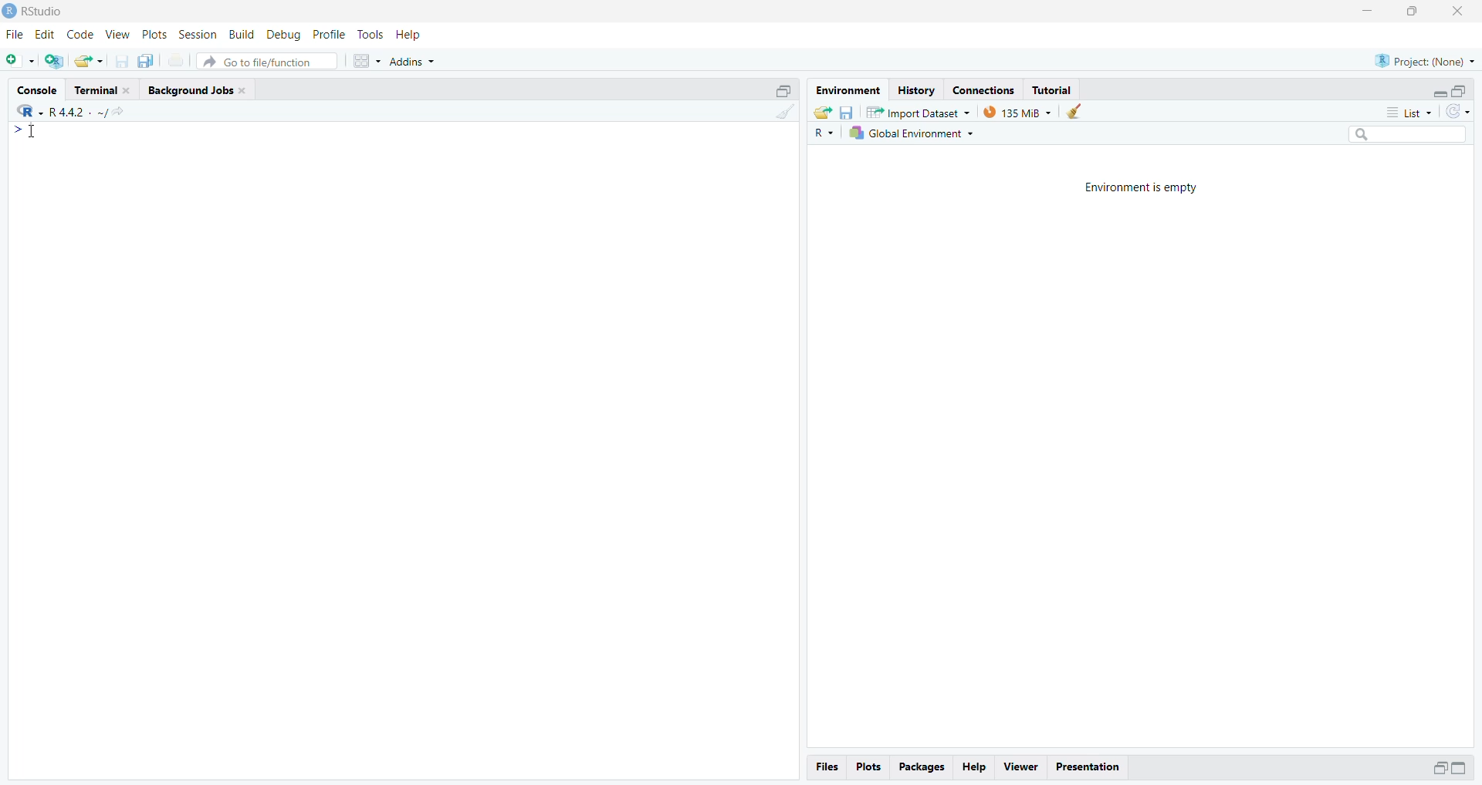  Describe the element at coordinates (1460, 89) in the screenshot. I see `Maximize` at that location.